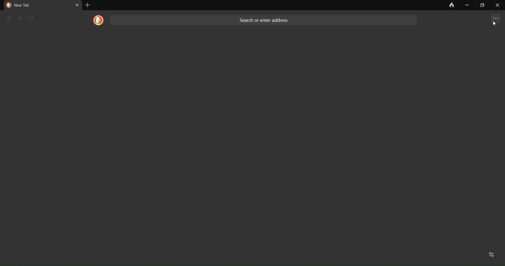 The width and height of the screenshot is (505, 266). Describe the element at coordinates (467, 5) in the screenshot. I see `minimize` at that location.